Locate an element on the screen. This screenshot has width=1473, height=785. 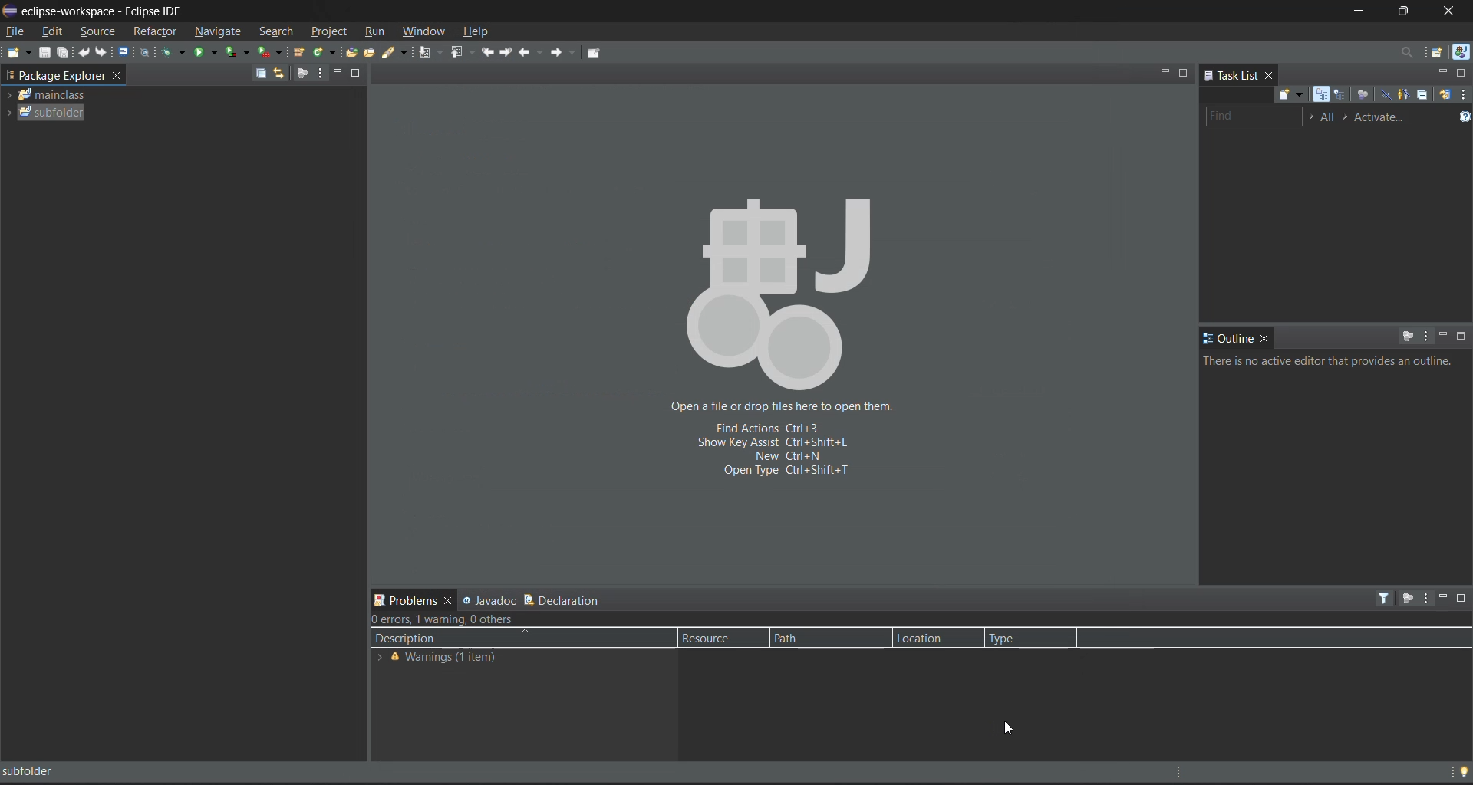
open a terminal is located at coordinates (124, 51).